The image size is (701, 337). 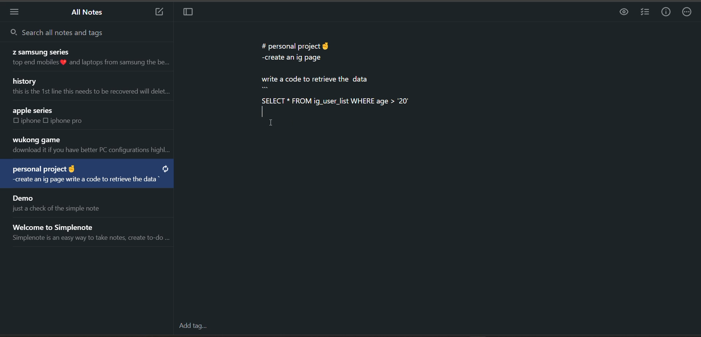 What do you see at coordinates (156, 12) in the screenshot?
I see `add new note` at bounding box center [156, 12].